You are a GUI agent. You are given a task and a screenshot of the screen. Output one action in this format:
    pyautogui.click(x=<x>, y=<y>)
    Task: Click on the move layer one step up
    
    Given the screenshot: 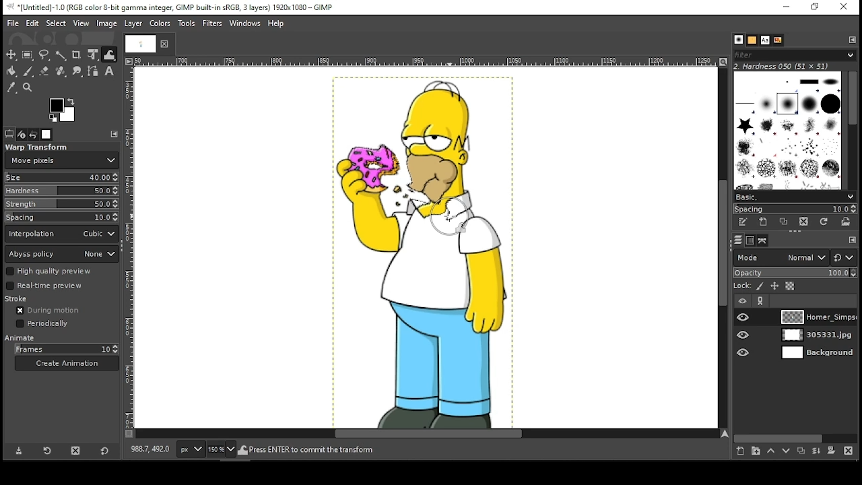 What is the action you would take?
    pyautogui.click(x=772, y=453)
    